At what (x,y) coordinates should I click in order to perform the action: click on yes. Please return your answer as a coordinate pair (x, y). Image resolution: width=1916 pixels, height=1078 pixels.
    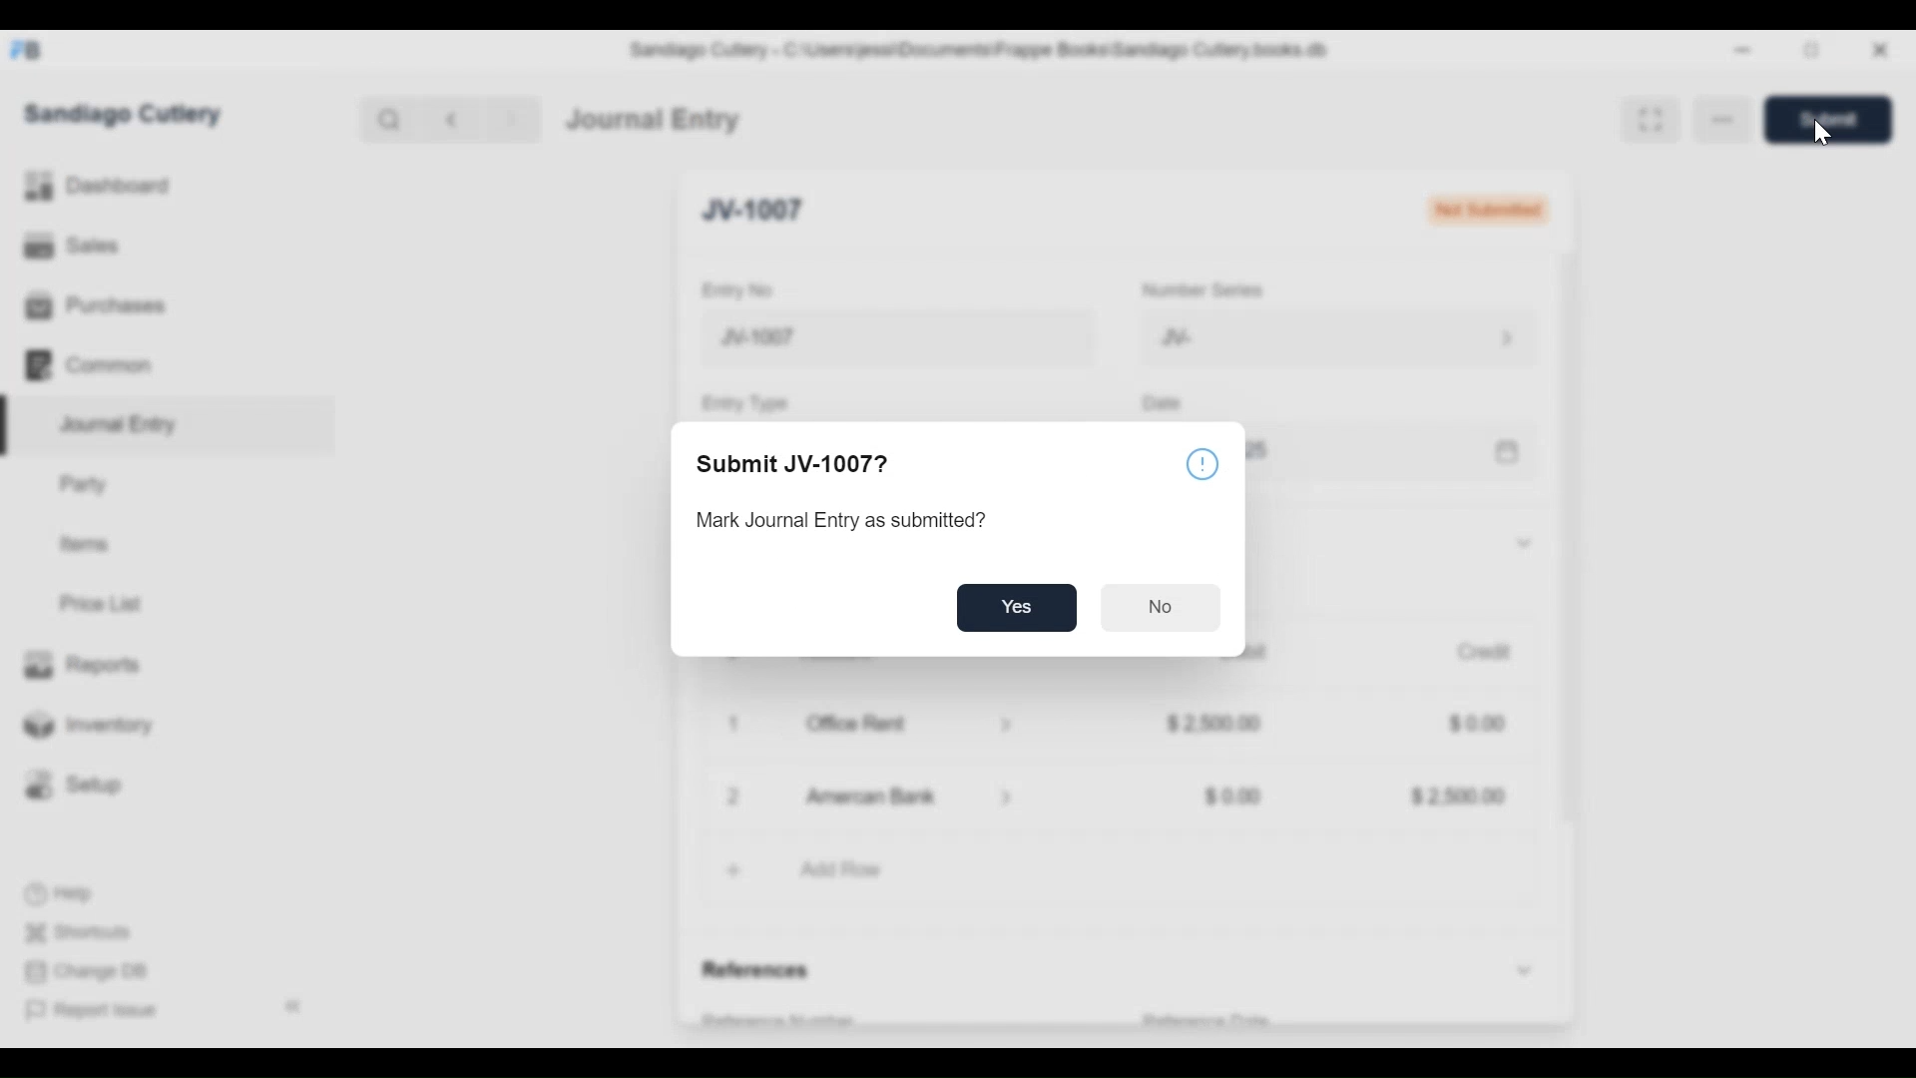
    Looking at the image, I should click on (1018, 608).